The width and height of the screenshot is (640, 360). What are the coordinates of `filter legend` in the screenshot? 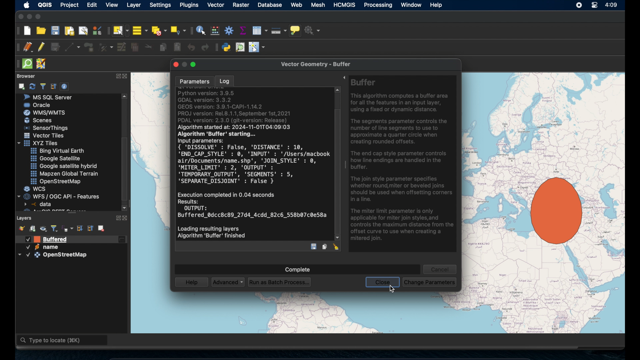 It's located at (55, 228).